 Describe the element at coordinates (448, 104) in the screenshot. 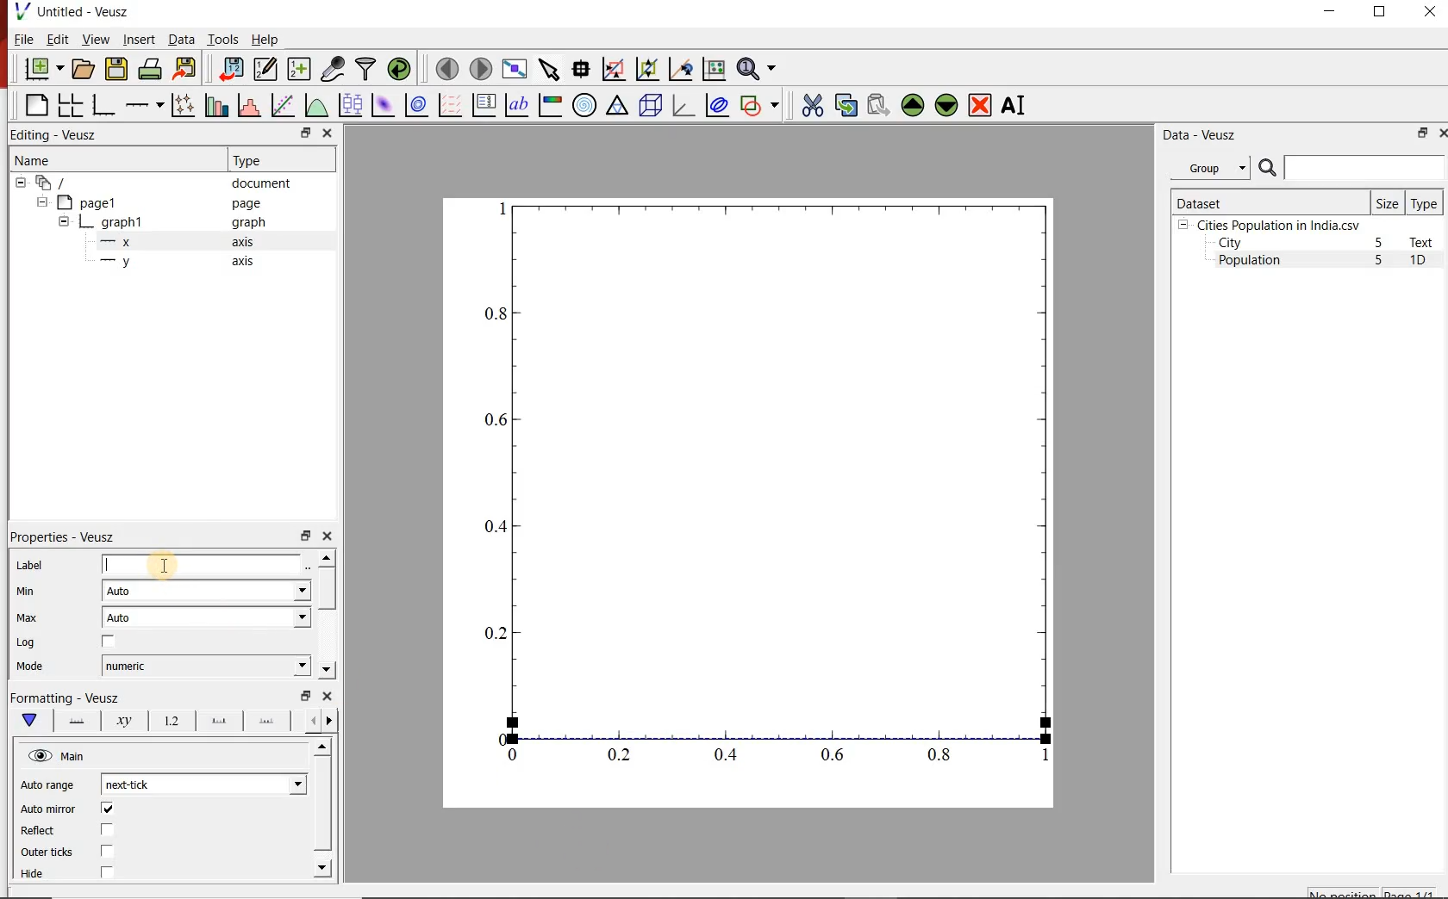

I see `plot a vector field` at that location.